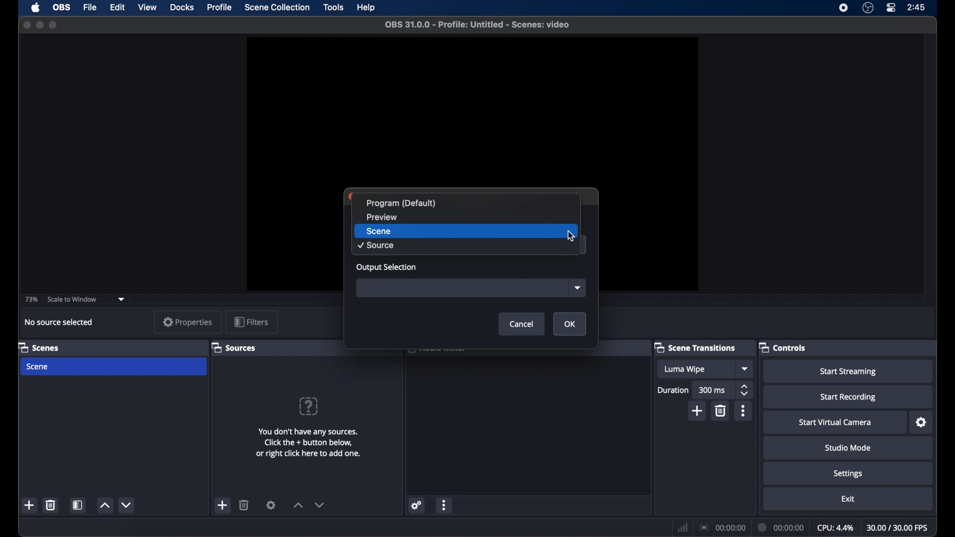  Describe the element at coordinates (570, 324) in the screenshot. I see `ok` at that location.